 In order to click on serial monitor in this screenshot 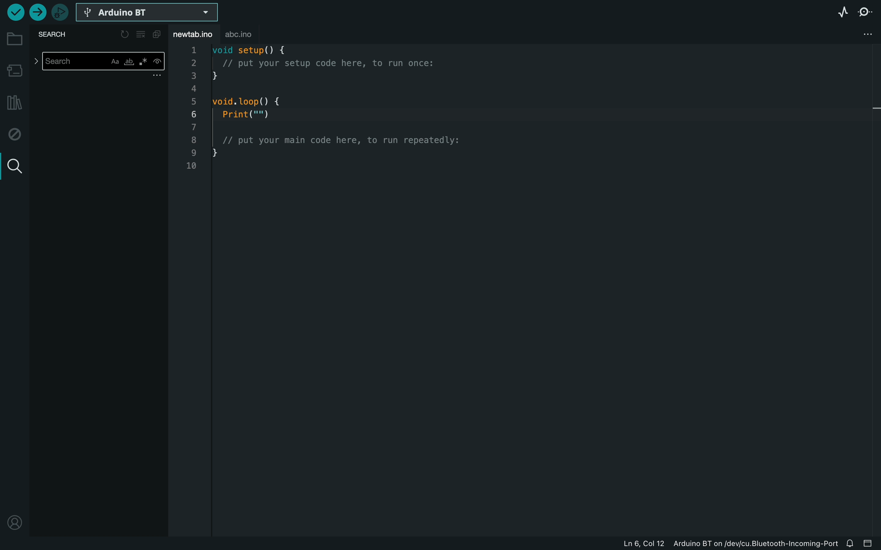, I will do `click(868, 10)`.